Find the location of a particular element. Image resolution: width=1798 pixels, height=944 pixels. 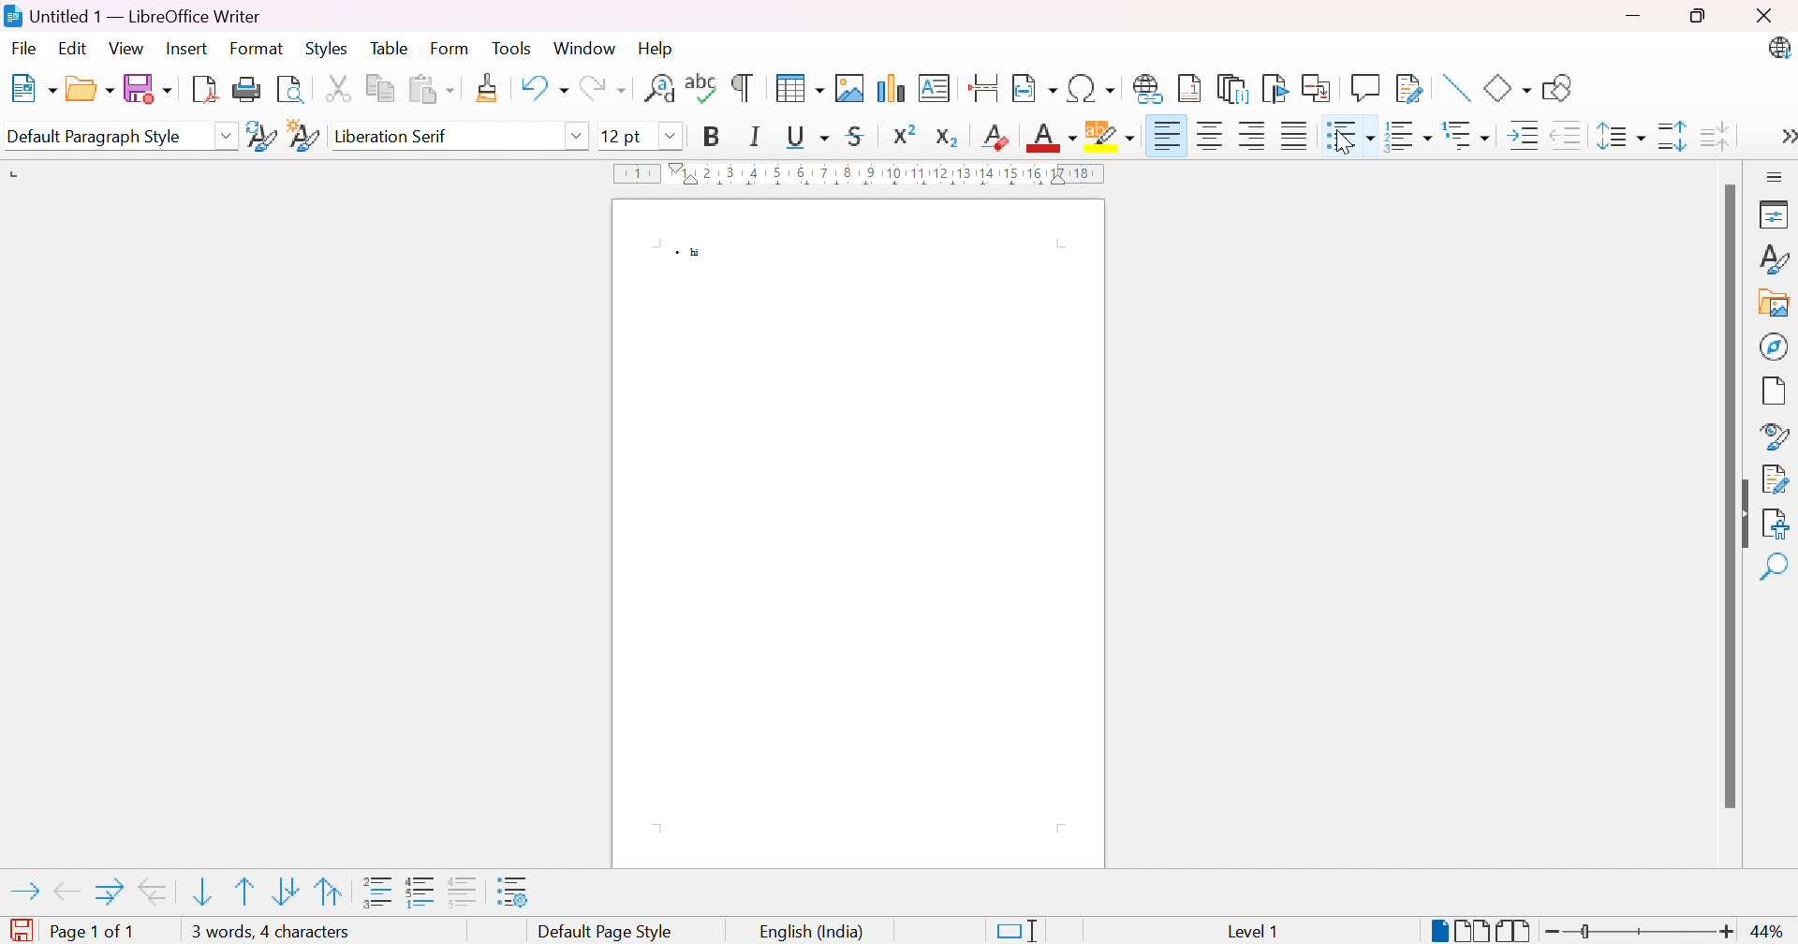

Standard selection. Click to change selection mode. is located at coordinates (1020, 930).